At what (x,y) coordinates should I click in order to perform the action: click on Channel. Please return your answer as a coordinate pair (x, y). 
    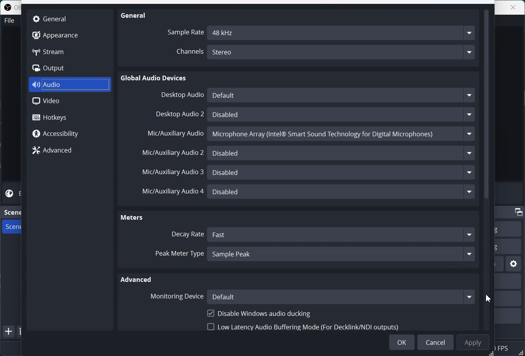
    Looking at the image, I should click on (185, 53).